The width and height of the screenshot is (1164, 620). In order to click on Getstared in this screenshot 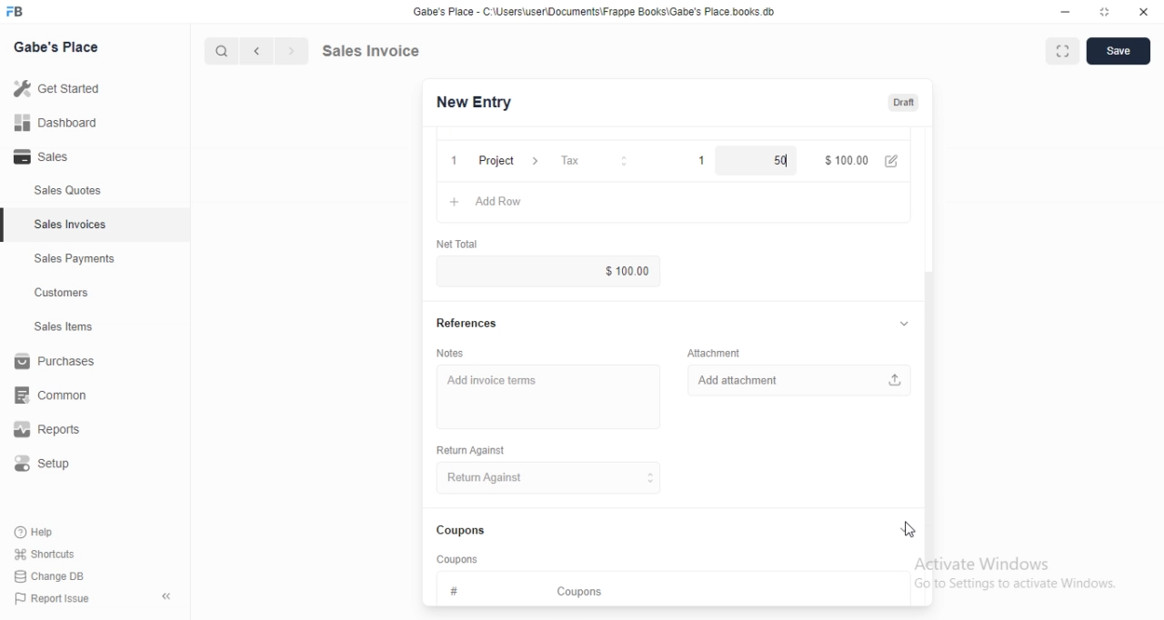, I will do `click(62, 90)`.